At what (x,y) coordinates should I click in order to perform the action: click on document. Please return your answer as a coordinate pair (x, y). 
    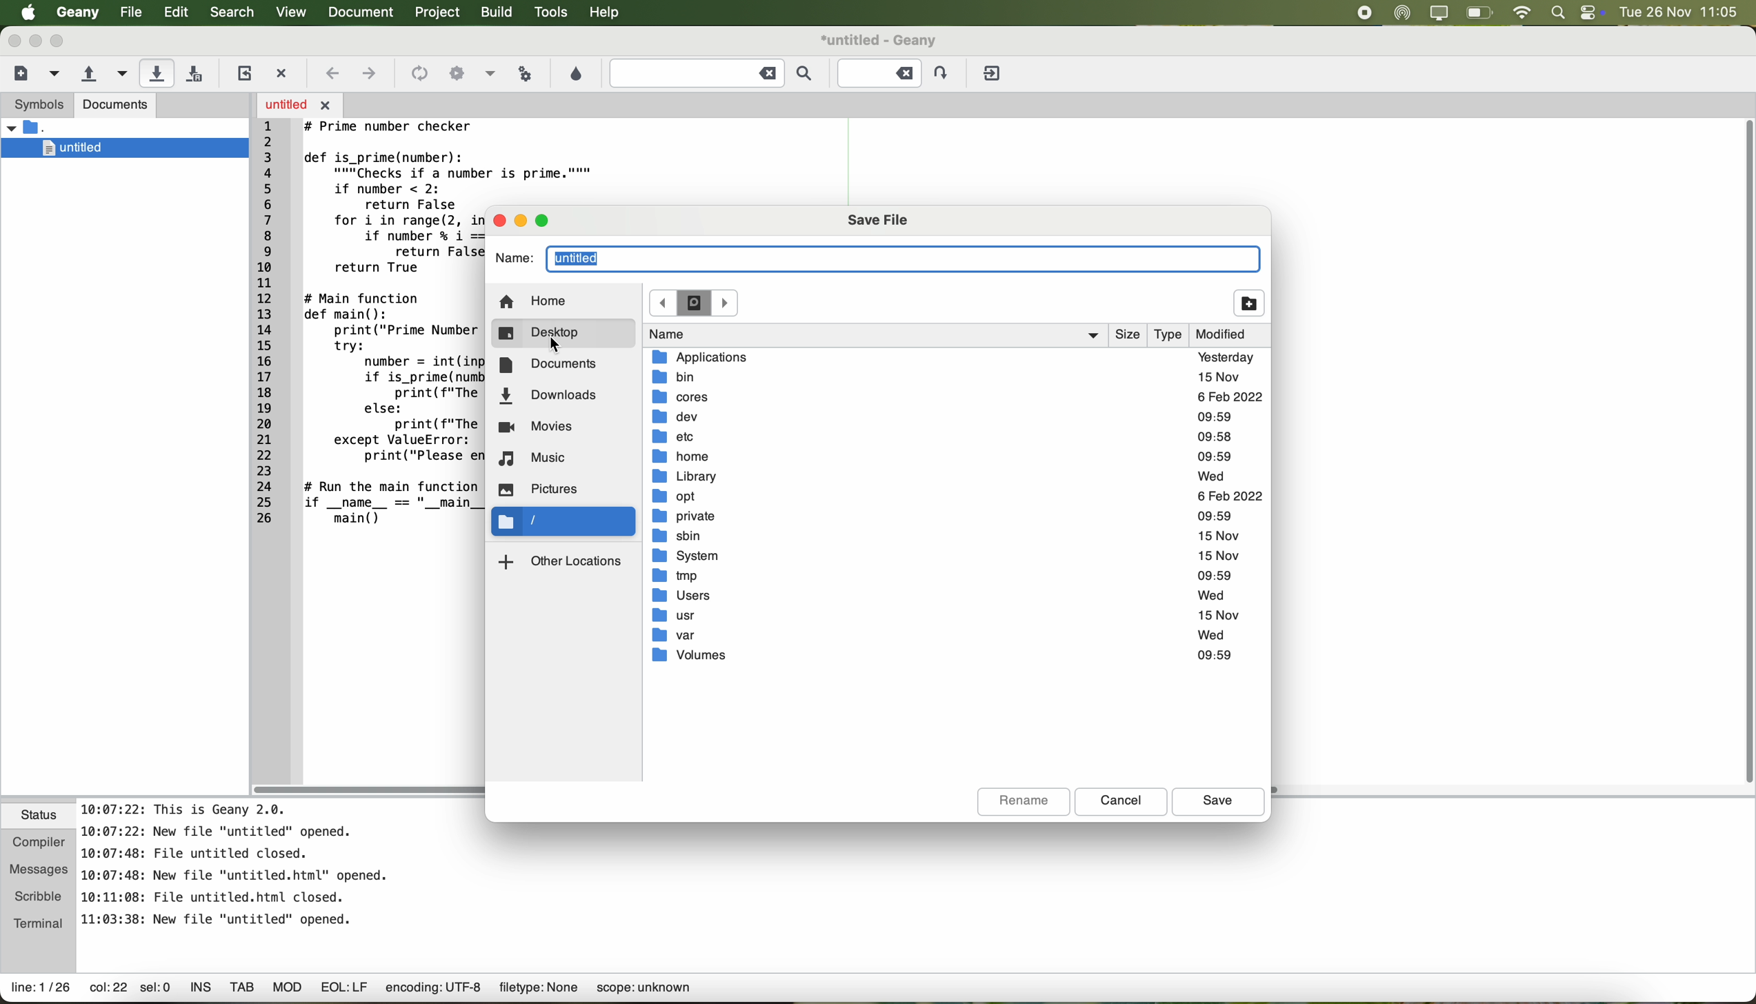
    Looking at the image, I should click on (366, 13).